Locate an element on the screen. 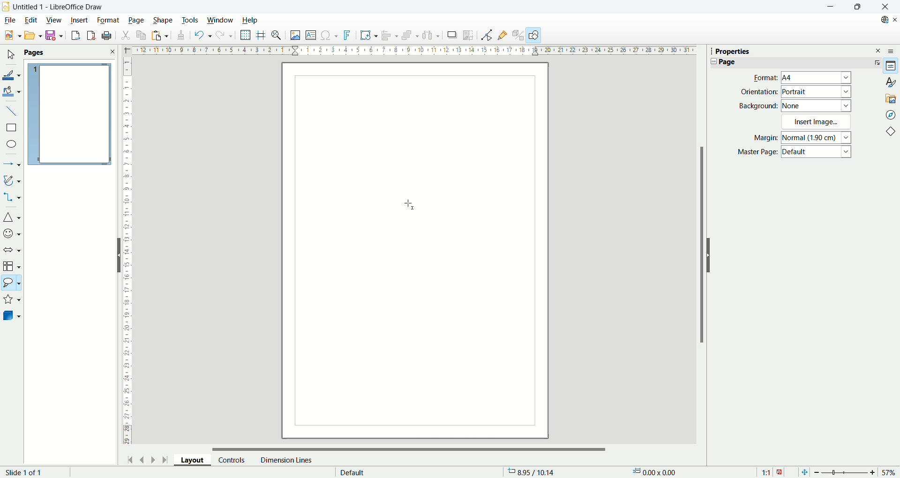 This screenshot has height=478, width=900. Vetical ruler is located at coordinates (127, 253).